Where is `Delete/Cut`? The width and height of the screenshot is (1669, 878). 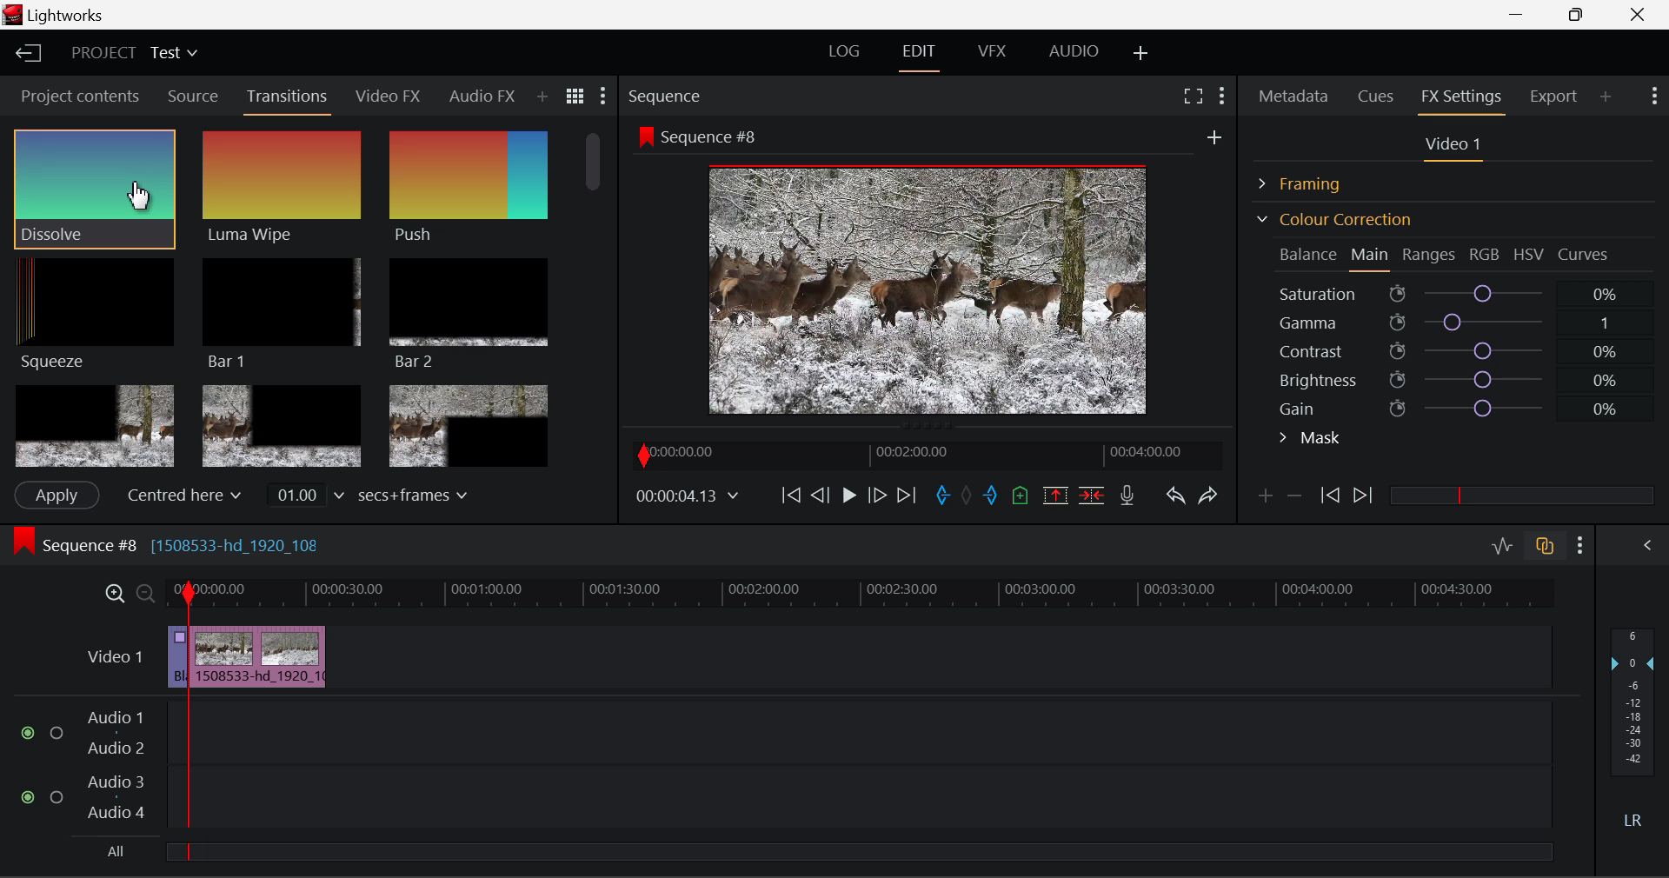 Delete/Cut is located at coordinates (1092, 495).